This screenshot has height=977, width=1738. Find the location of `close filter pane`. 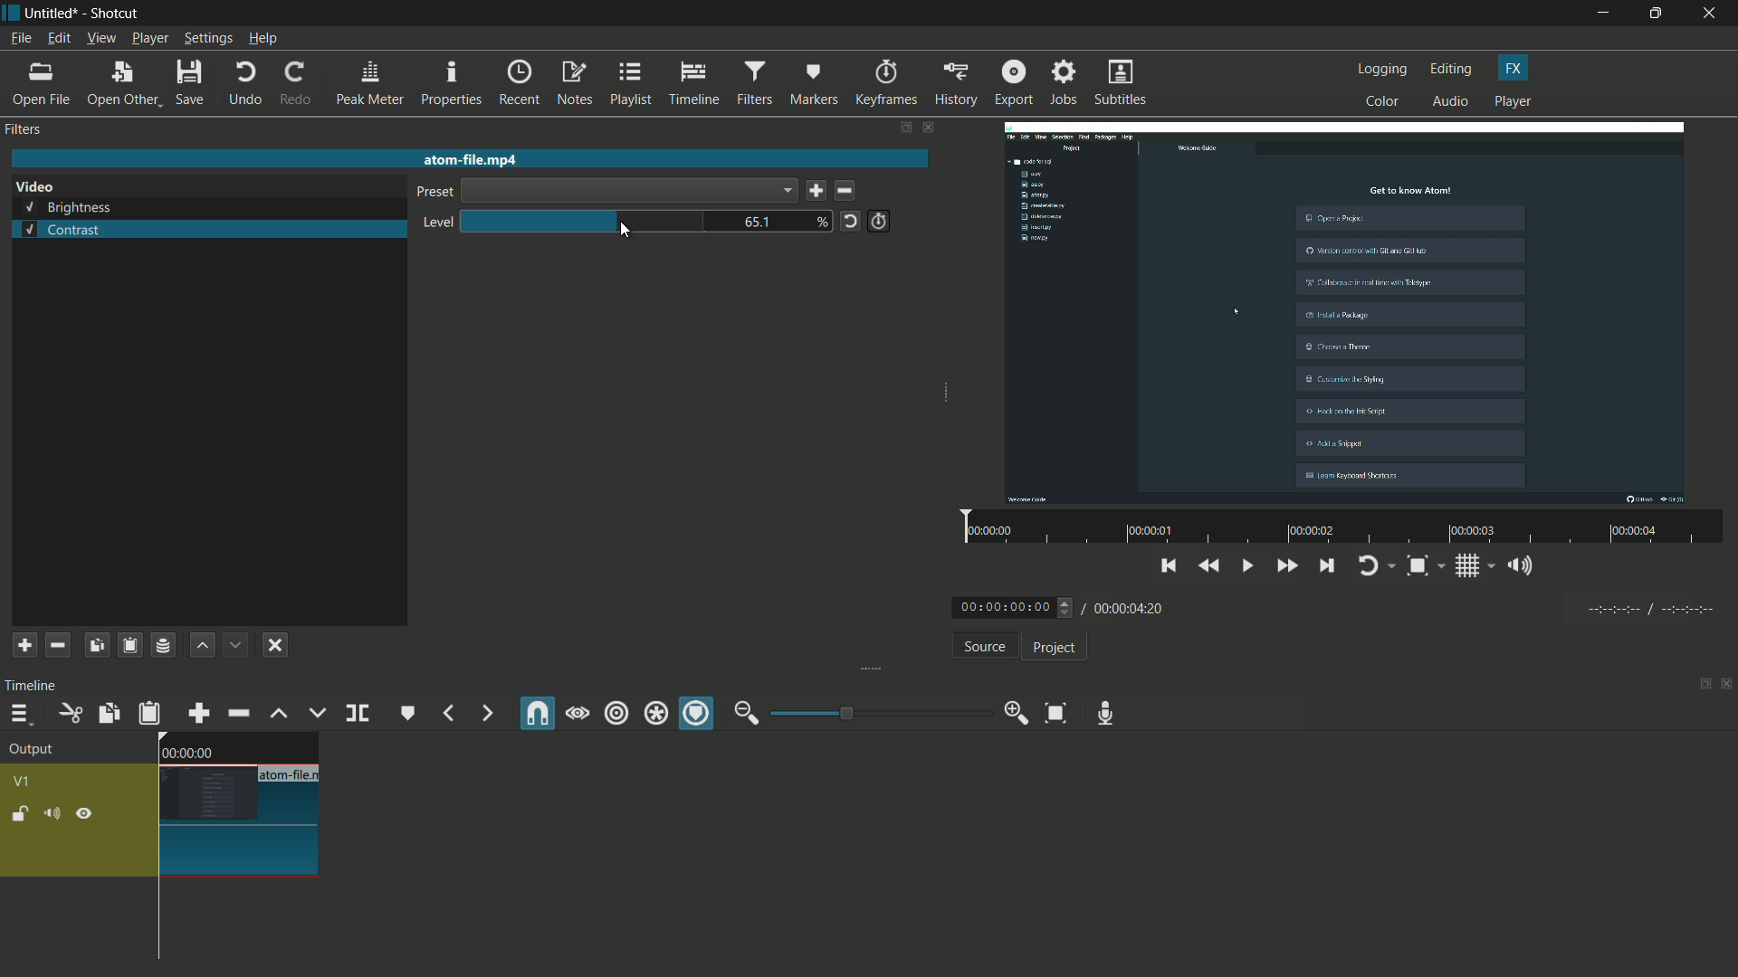

close filter pane is located at coordinates (931, 129).